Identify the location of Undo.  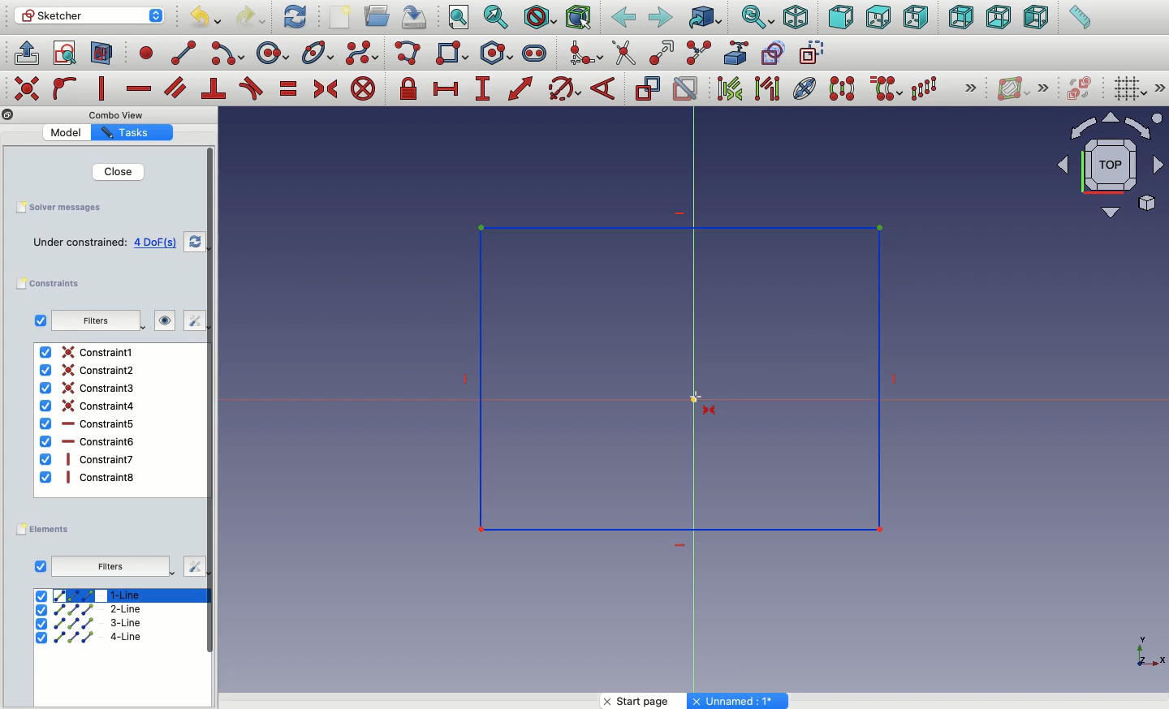
(208, 19).